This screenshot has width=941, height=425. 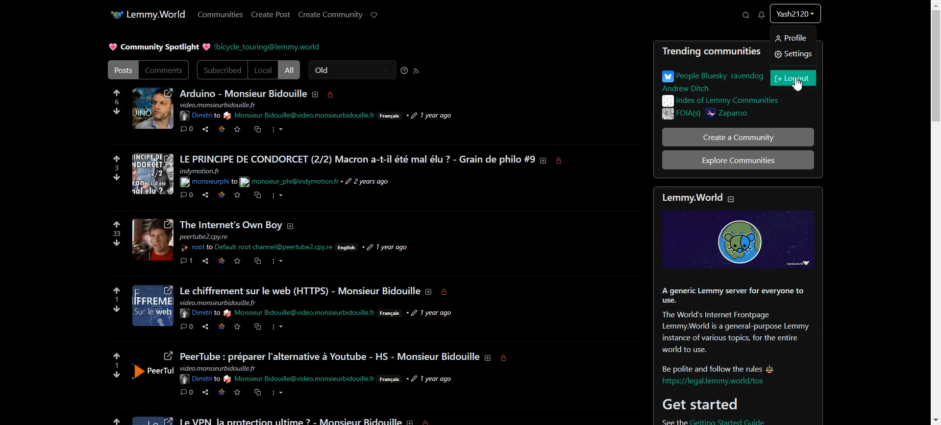 What do you see at coordinates (388, 243) in the screenshot?
I see `1 year ago` at bounding box center [388, 243].